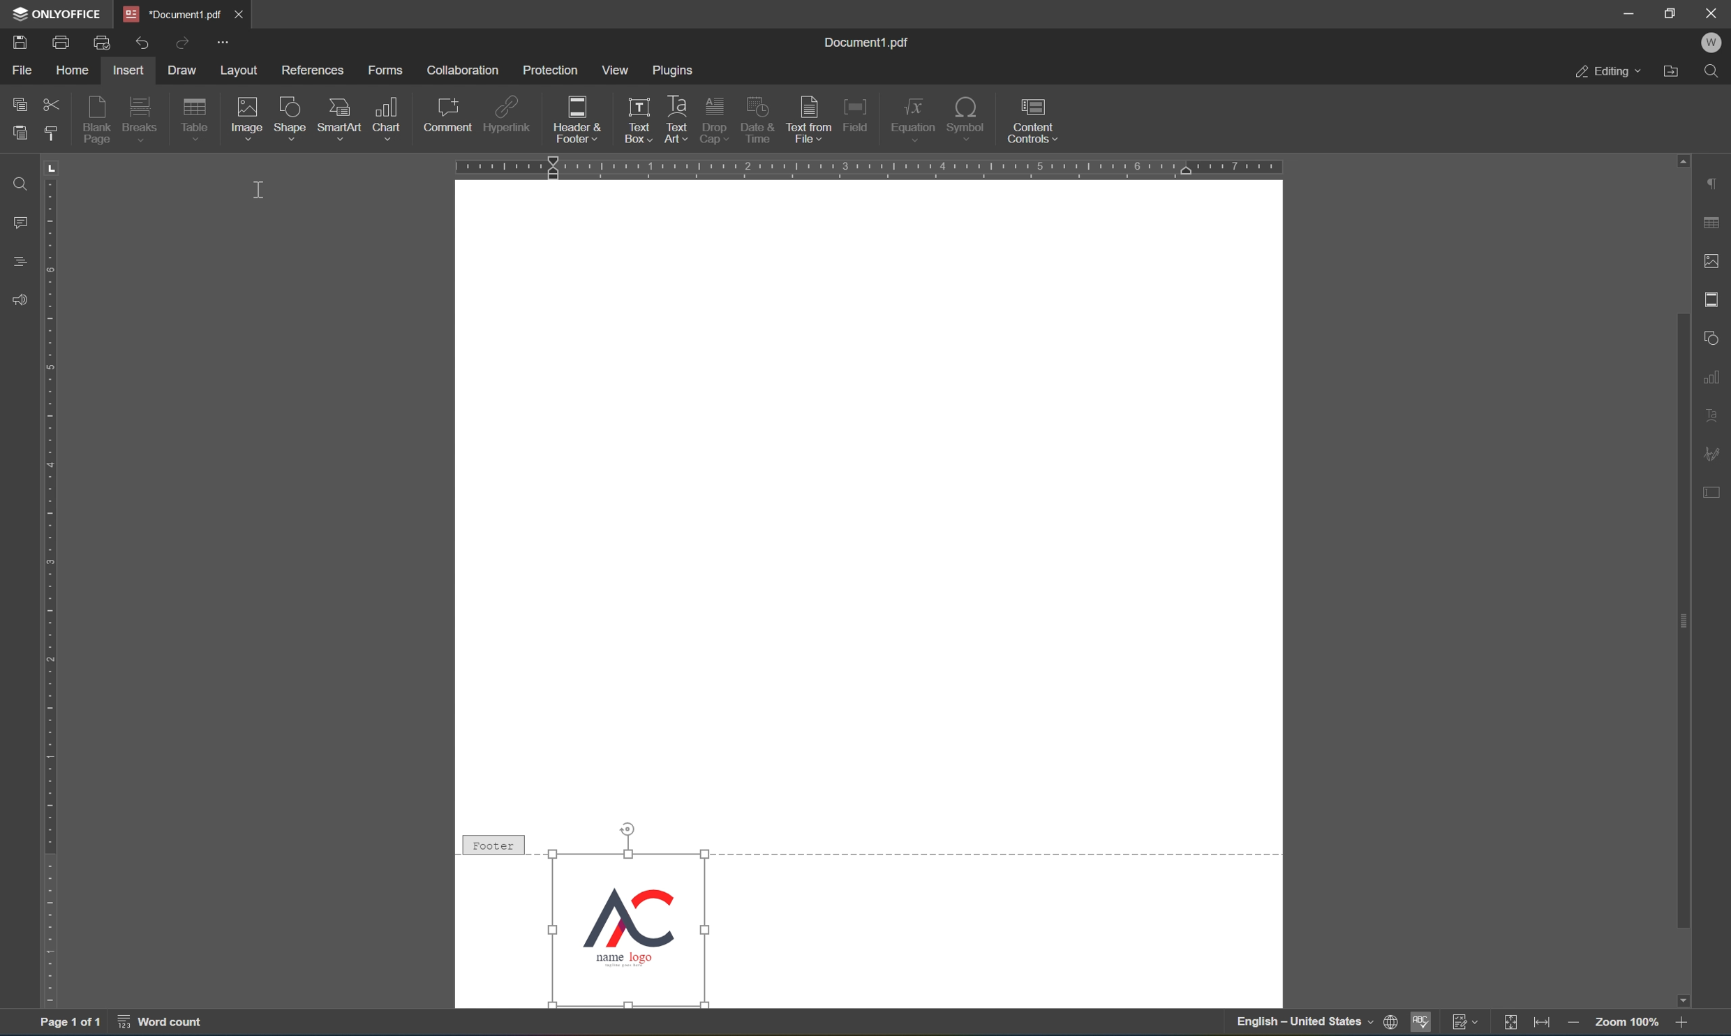  I want to click on file, so click(17, 71).